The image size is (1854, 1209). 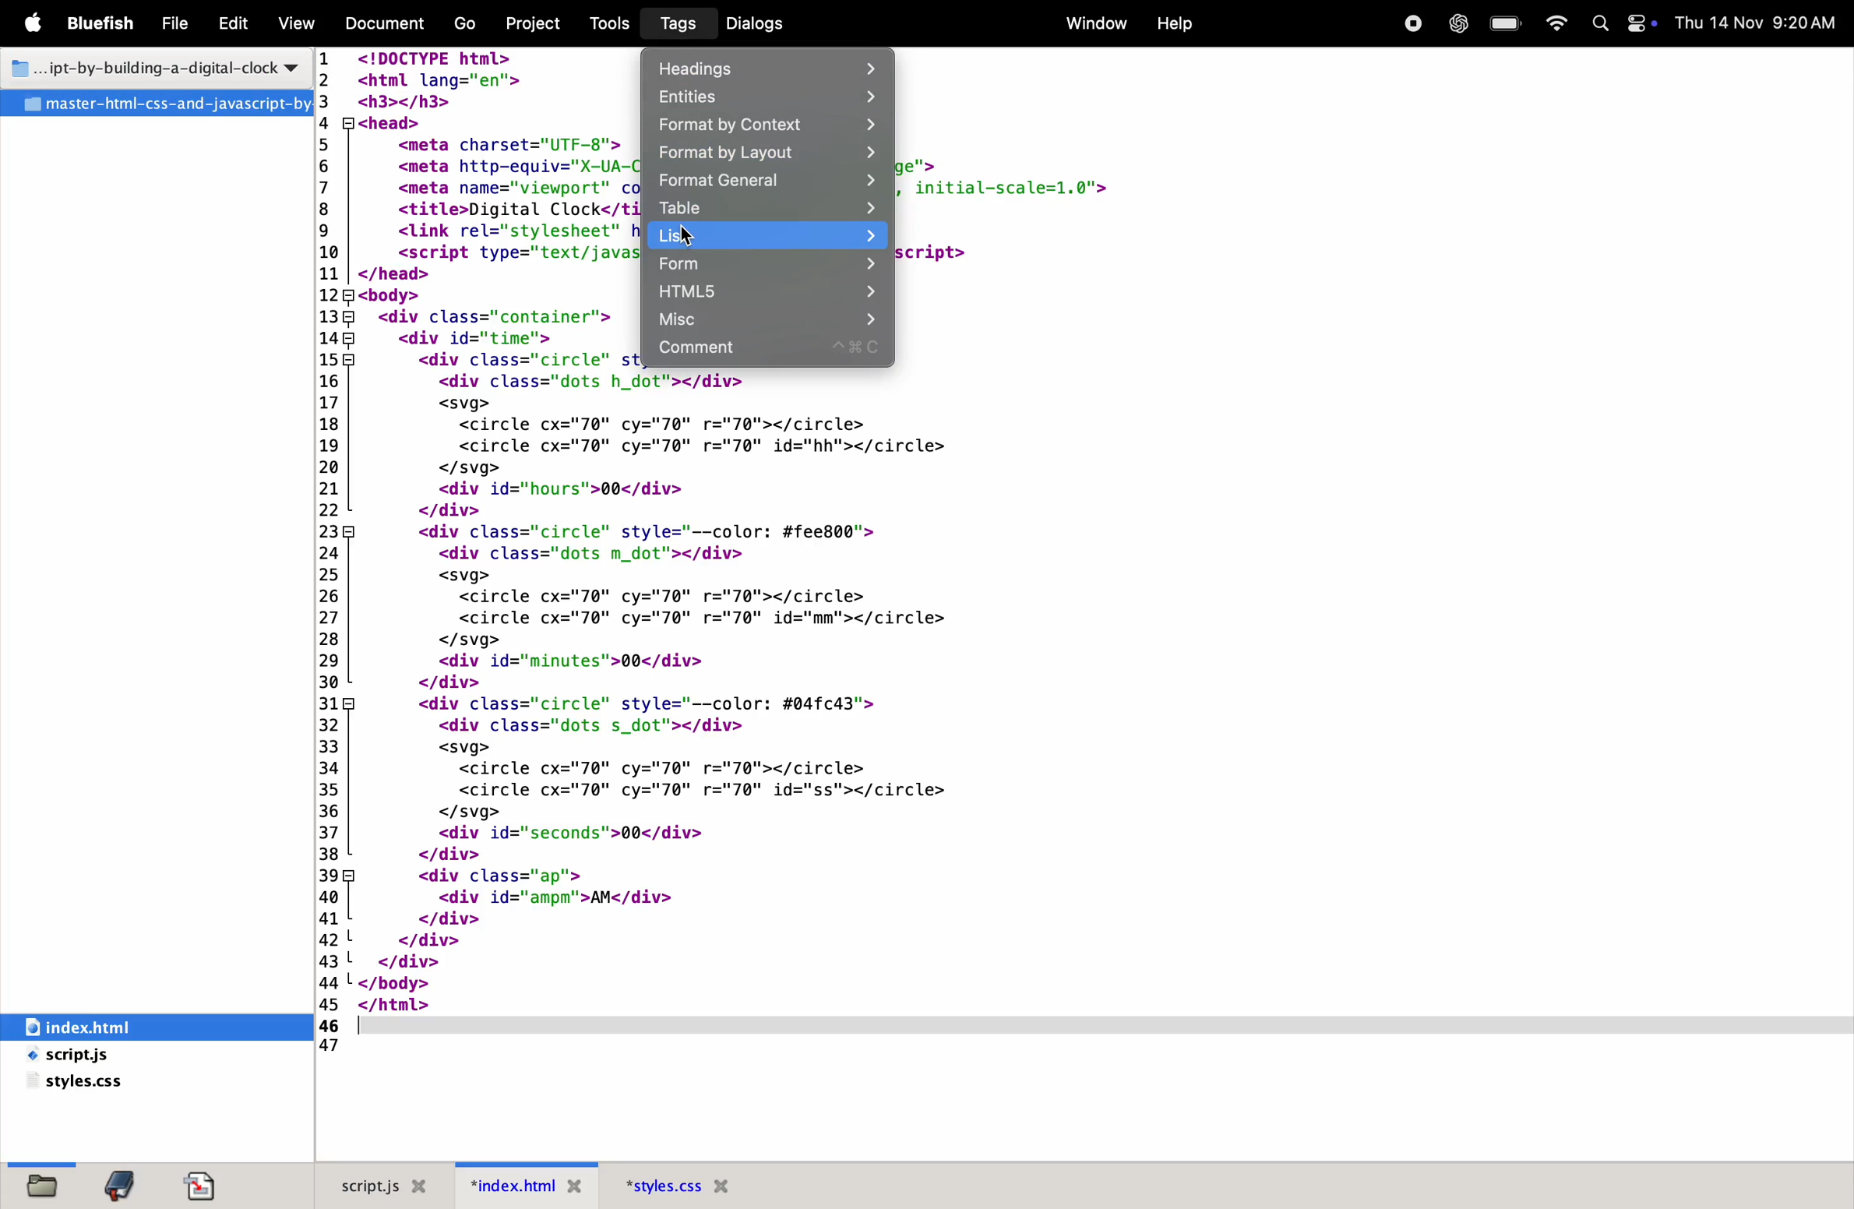 What do you see at coordinates (1454, 25) in the screenshot?
I see `Chatgpt` at bounding box center [1454, 25].